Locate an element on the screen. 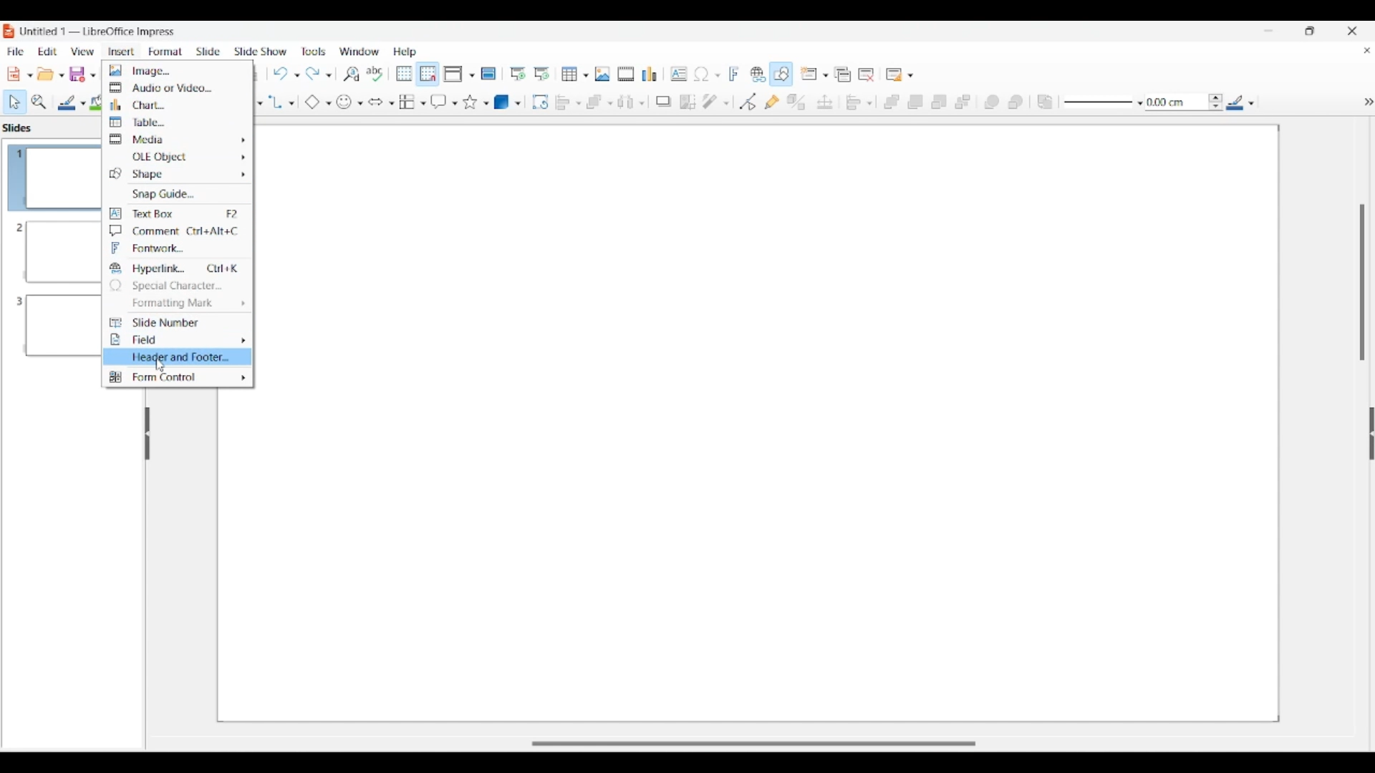  Software and project name is located at coordinates (99, 32).